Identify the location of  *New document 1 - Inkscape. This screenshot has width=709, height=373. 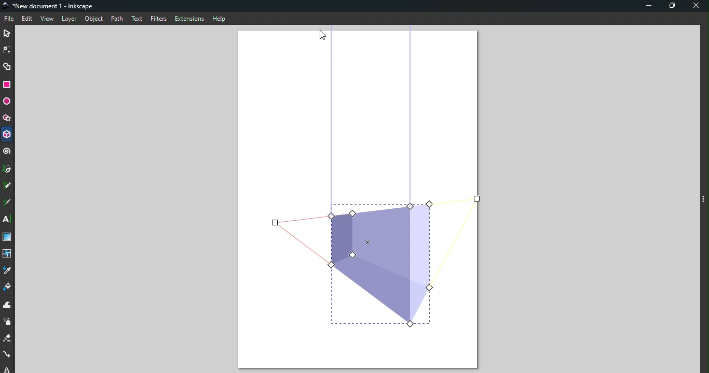
(50, 7).